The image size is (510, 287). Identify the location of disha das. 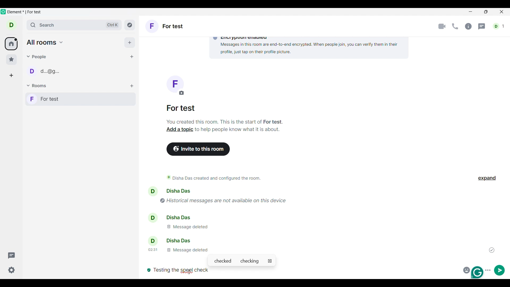
(171, 241).